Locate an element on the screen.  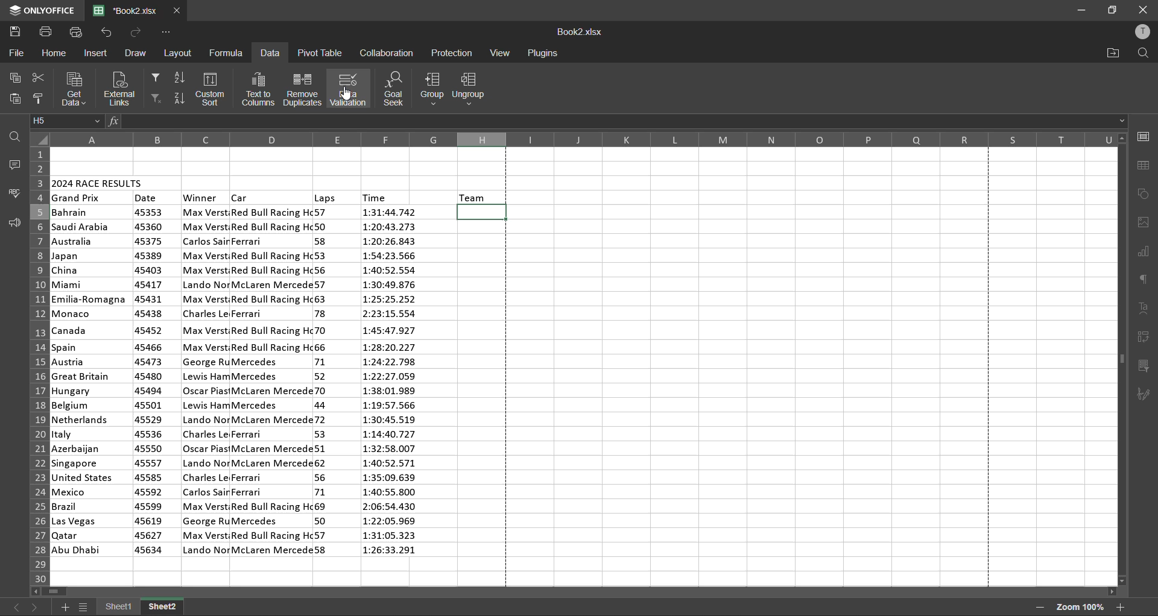
filename is located at coordinates (128, 10).